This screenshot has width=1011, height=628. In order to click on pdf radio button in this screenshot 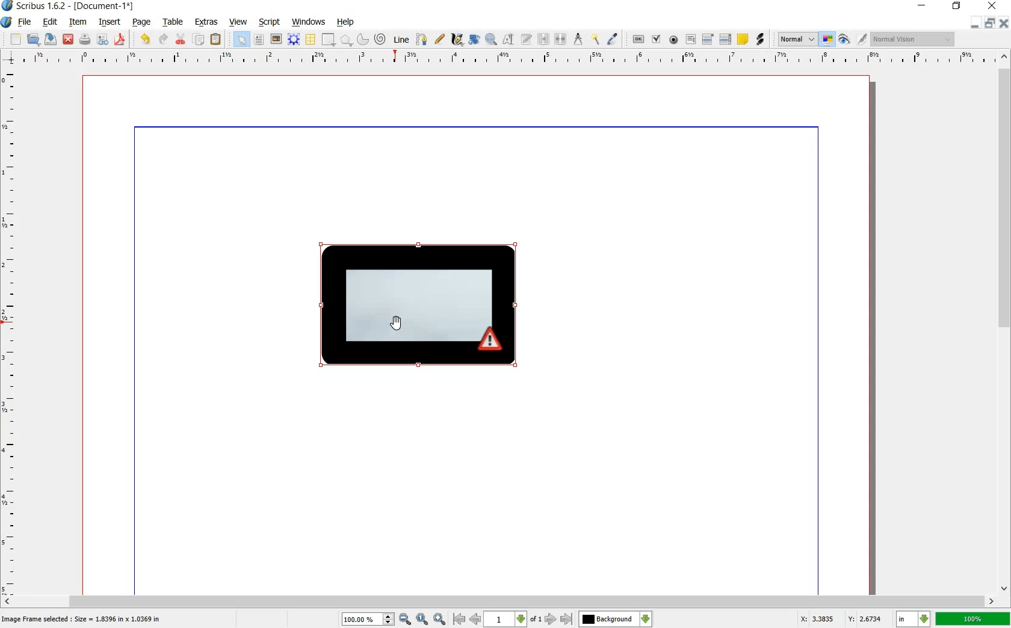, I will do `click(675, 40)`.